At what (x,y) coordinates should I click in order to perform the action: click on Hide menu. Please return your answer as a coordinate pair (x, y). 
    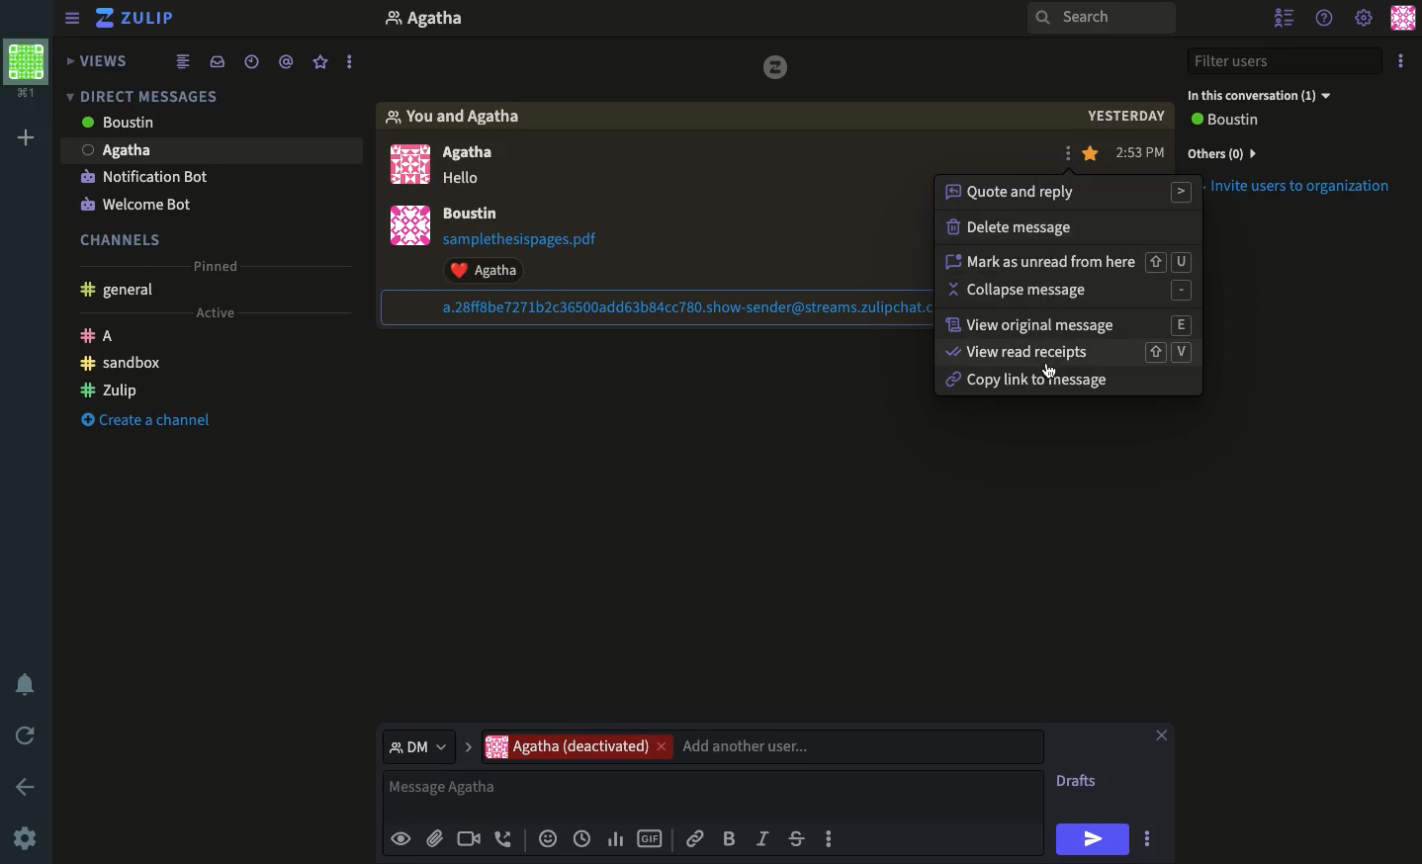
    Looking at the image, I should click on (72, 16).